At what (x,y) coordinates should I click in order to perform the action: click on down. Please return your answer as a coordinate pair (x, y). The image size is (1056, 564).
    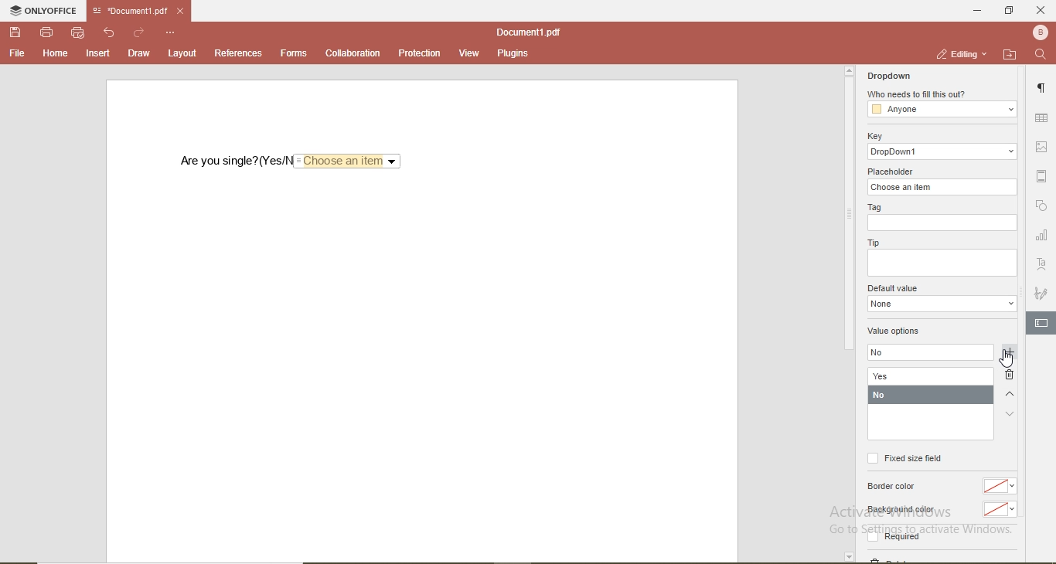
    Looking at the image, I should click on (1008, 418).